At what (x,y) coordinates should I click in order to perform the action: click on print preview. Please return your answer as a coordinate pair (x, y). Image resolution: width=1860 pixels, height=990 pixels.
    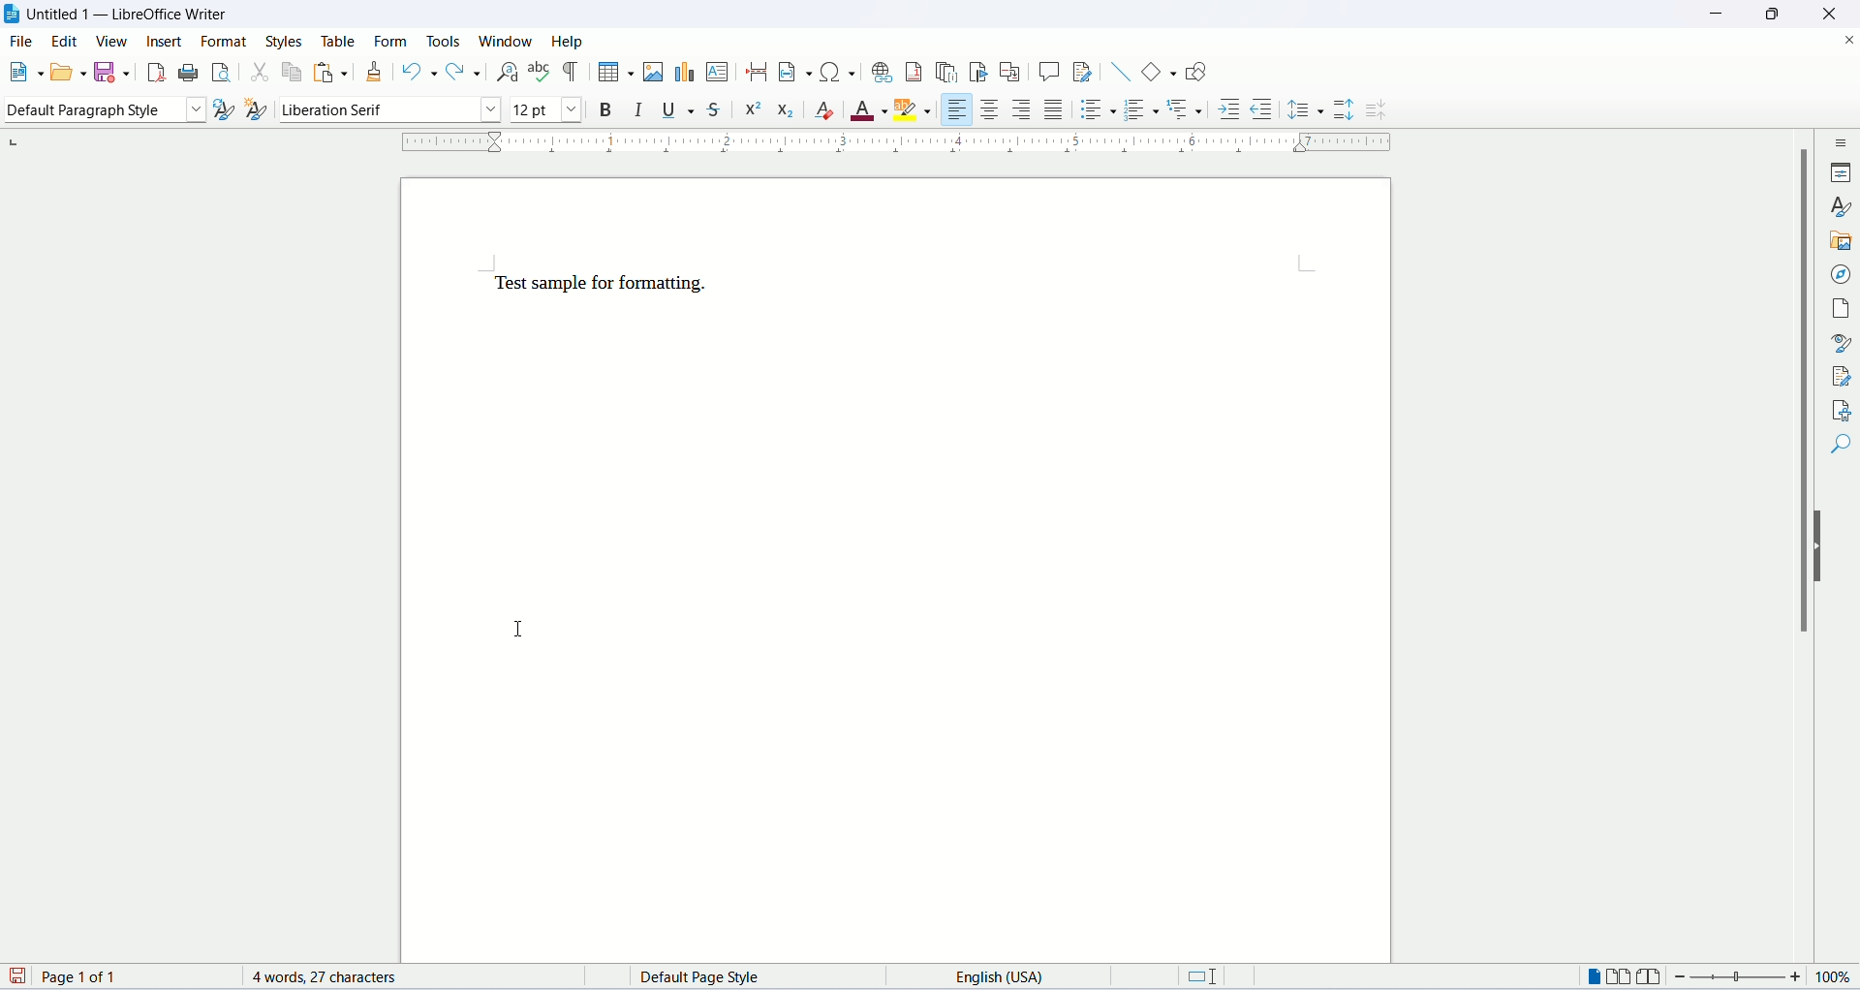
    Looking at the image, I should click on (222, 71).